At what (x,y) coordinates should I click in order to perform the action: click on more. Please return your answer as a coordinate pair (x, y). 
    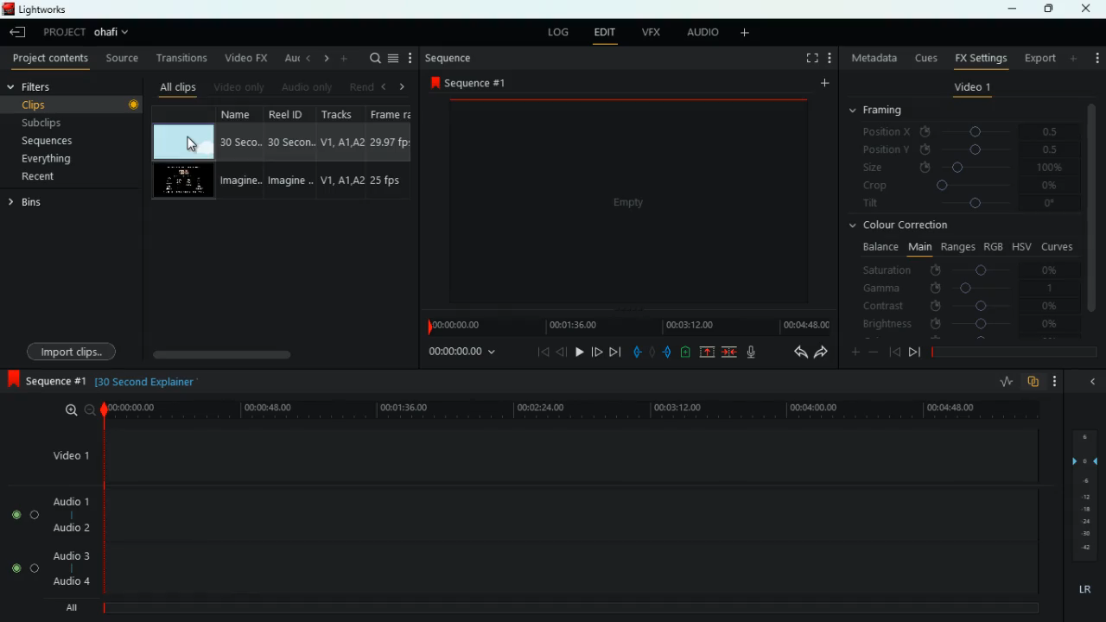
    Looking at the image, I should click on (854, 352).